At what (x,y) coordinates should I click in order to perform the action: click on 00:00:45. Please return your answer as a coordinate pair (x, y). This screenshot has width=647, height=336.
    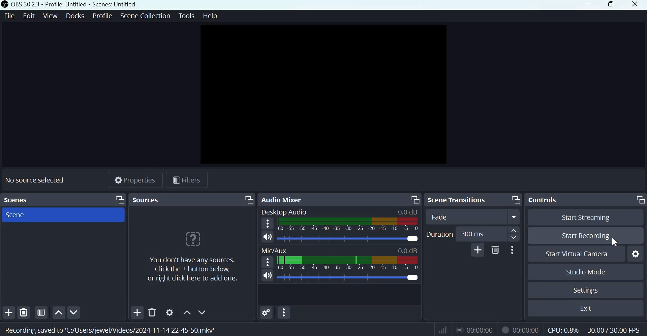
    Looking at the image, I should click on (527, 330).